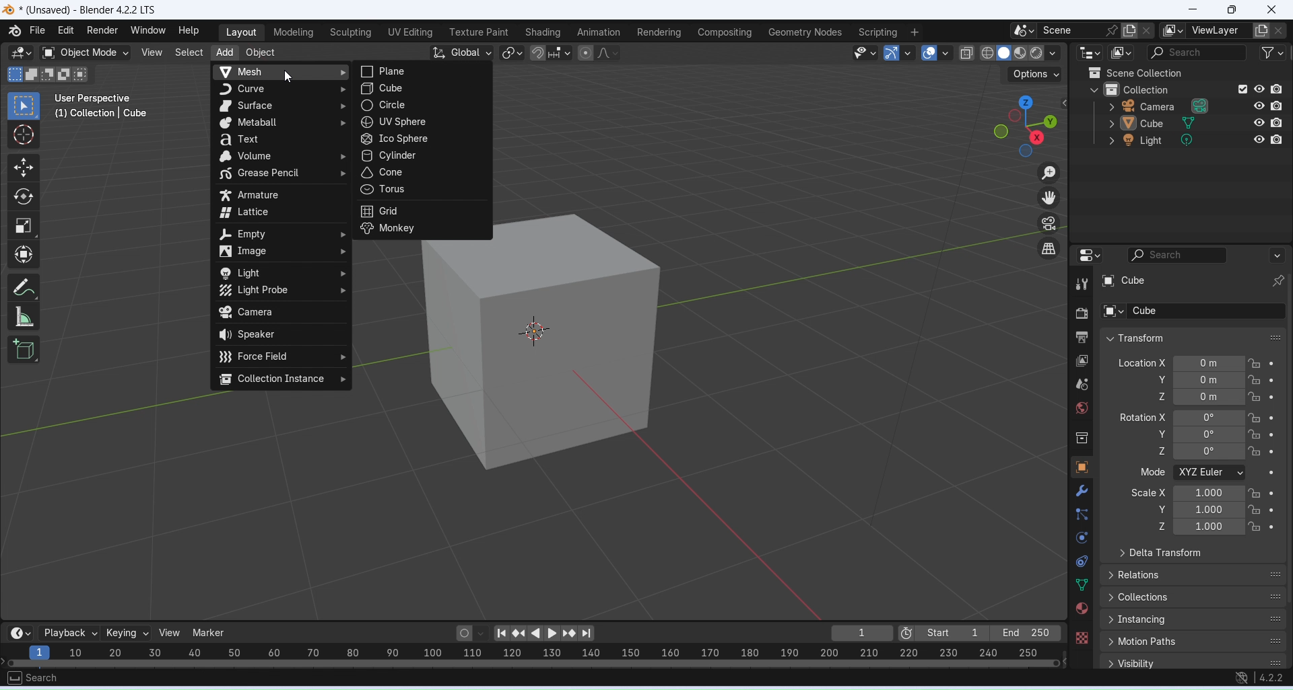 The image size is (1293, 690). What do you see at coordinates (591, 634) in the screenshot?
I see `Jump to endpoint` at bounding box center [591, 634].